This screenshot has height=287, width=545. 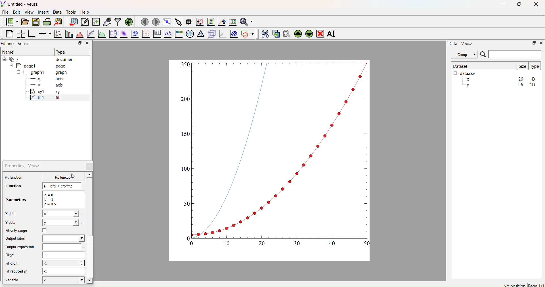 I want to click on Zoom out of graph axis, so click(x=210, y=21).